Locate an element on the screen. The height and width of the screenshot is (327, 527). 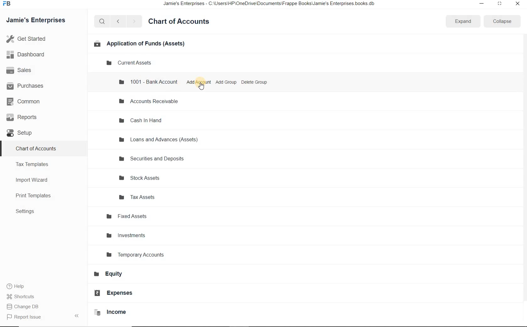
Chart of Accounts is located at coordinates (37, 148).